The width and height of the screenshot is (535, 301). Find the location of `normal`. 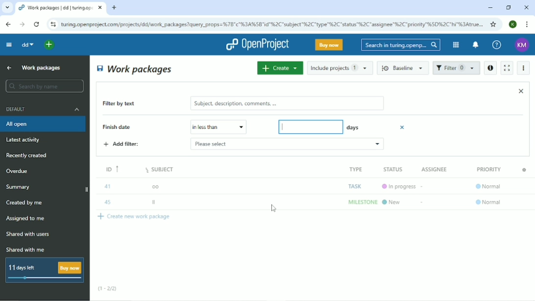

normal is located at coordinates (488, 204).